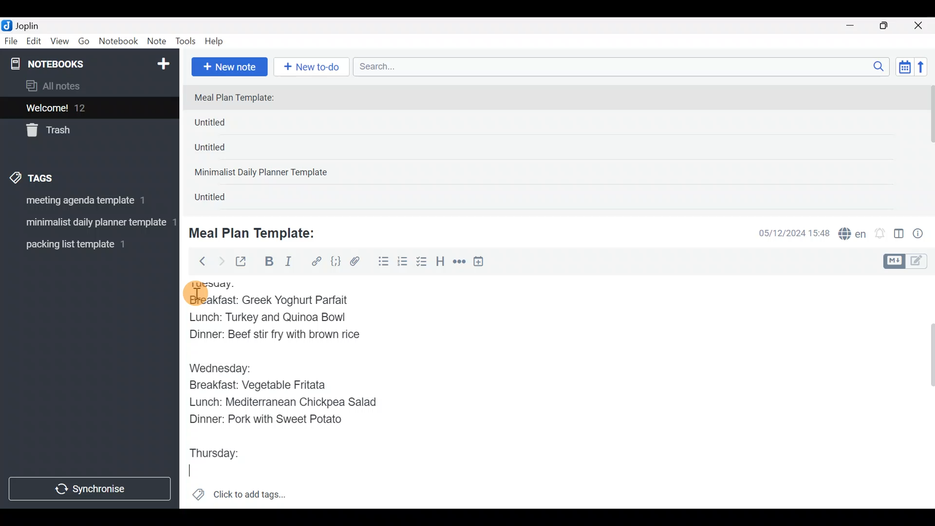 The image size is (935, 526). Describe the element at coordinates (929, 147) in the screenshot. I see `scroll bar` at that location.